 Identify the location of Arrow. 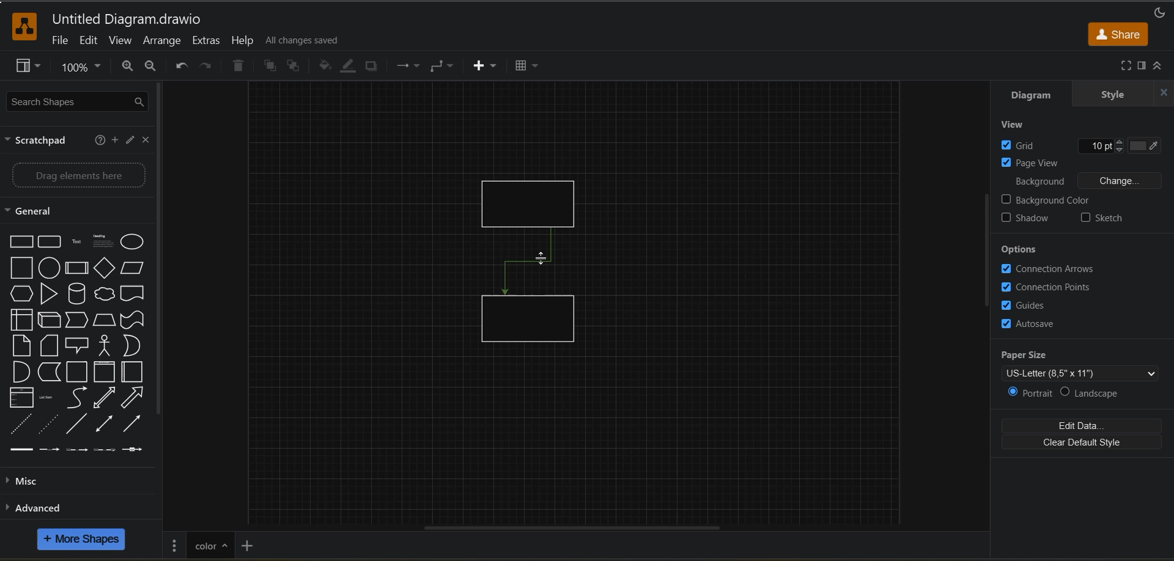
(134, 397).